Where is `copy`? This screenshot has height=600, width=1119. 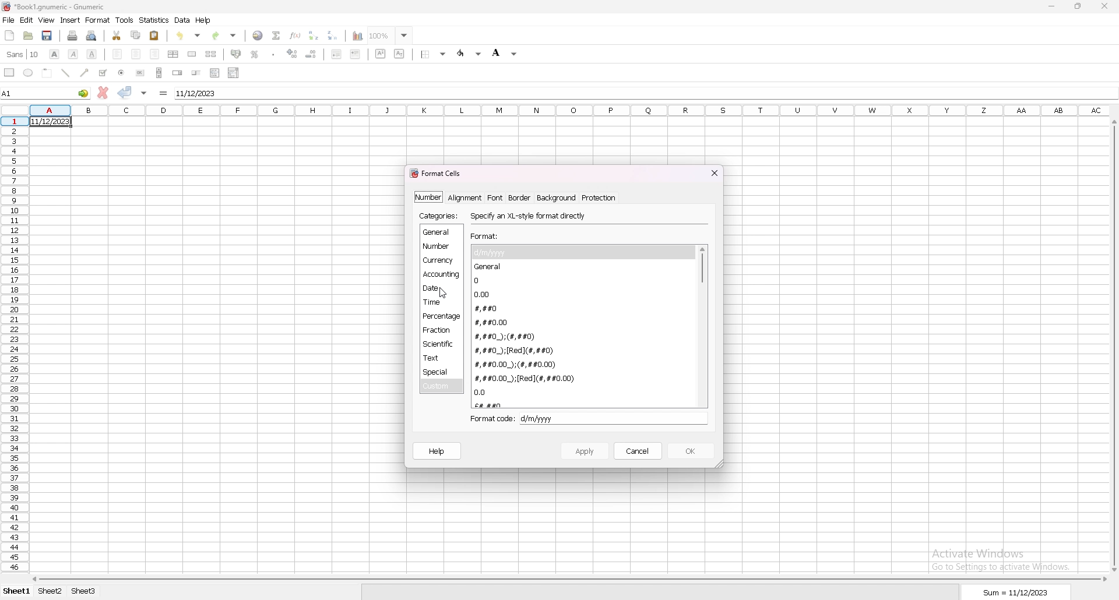
copy is located at coordinates (137, 34).